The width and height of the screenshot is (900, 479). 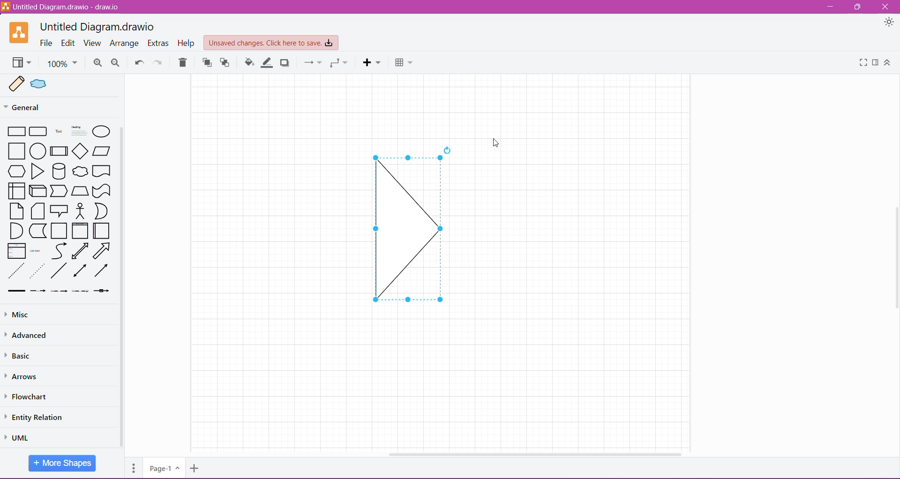 What do you see at coordinates (286, 63) in the screenshot?
I see `Shadow` at bounding box center [286, 63].